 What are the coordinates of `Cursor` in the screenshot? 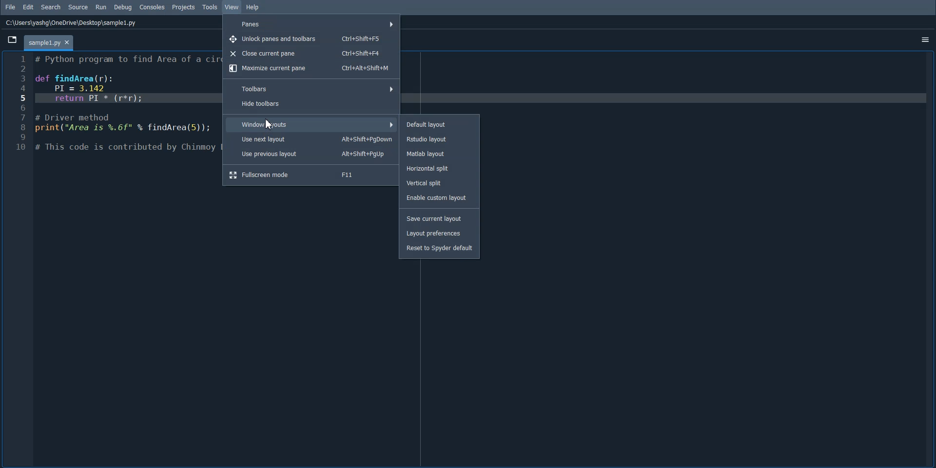 It's located at (268, 125).